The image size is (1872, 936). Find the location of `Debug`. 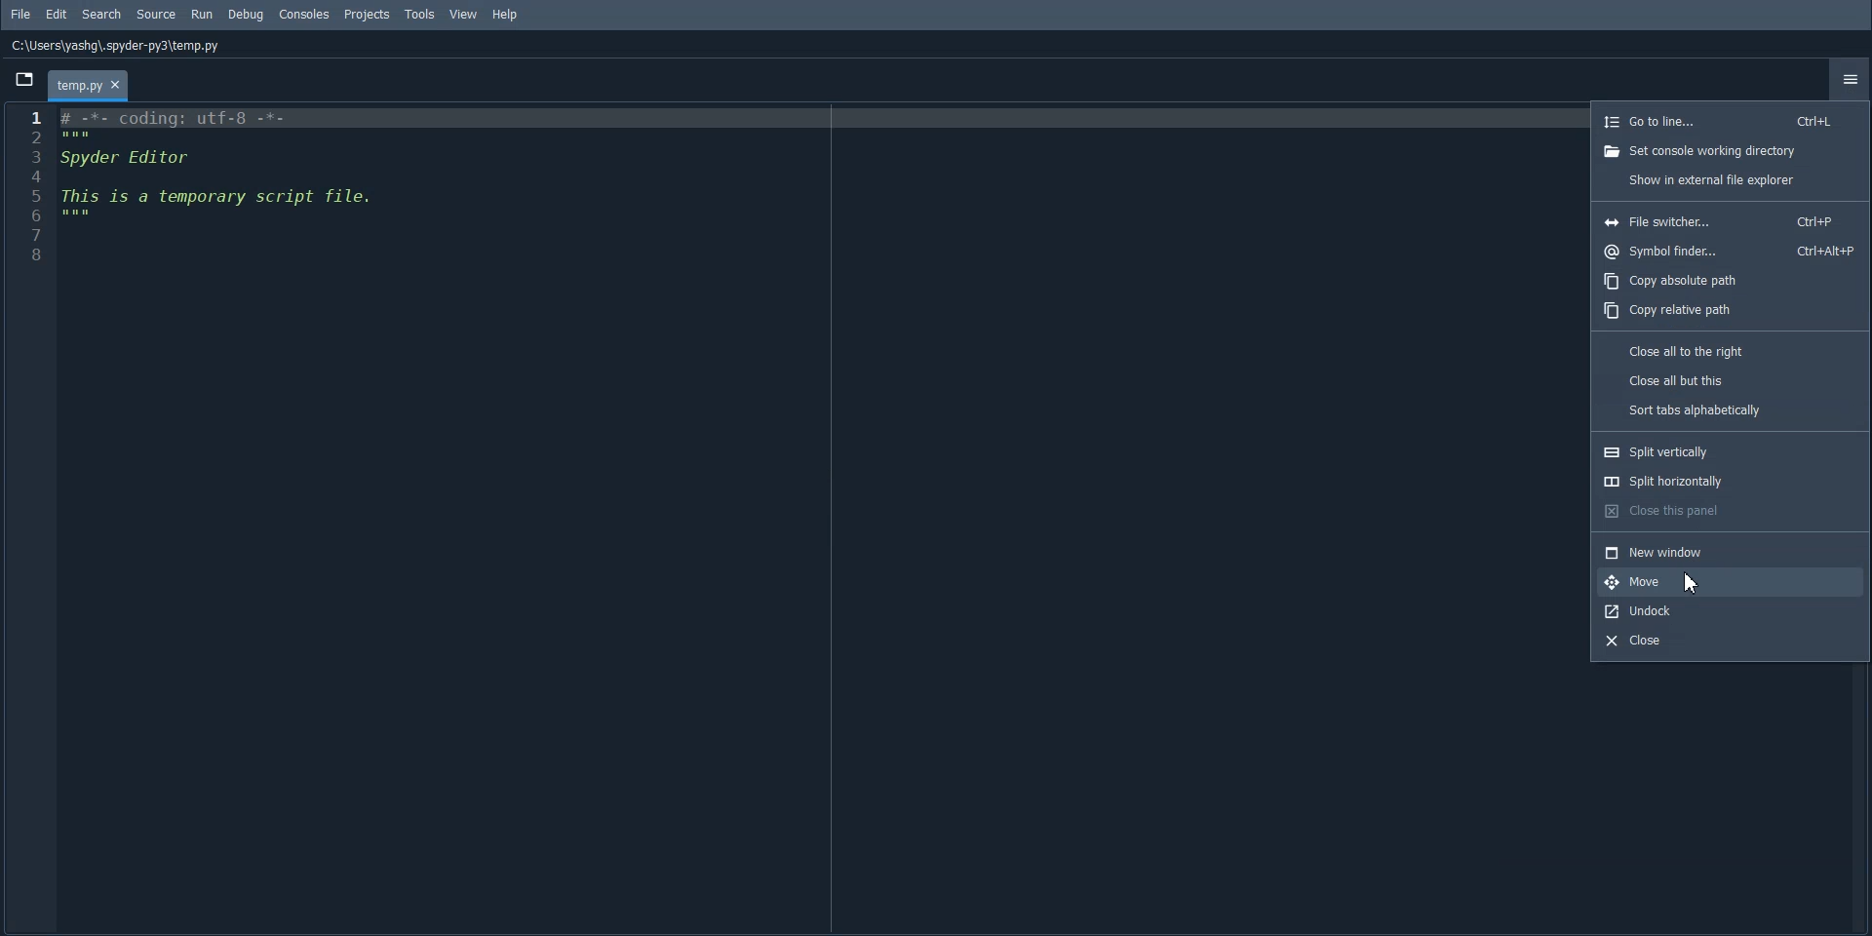

Debug is located at coordinates (246, 15).